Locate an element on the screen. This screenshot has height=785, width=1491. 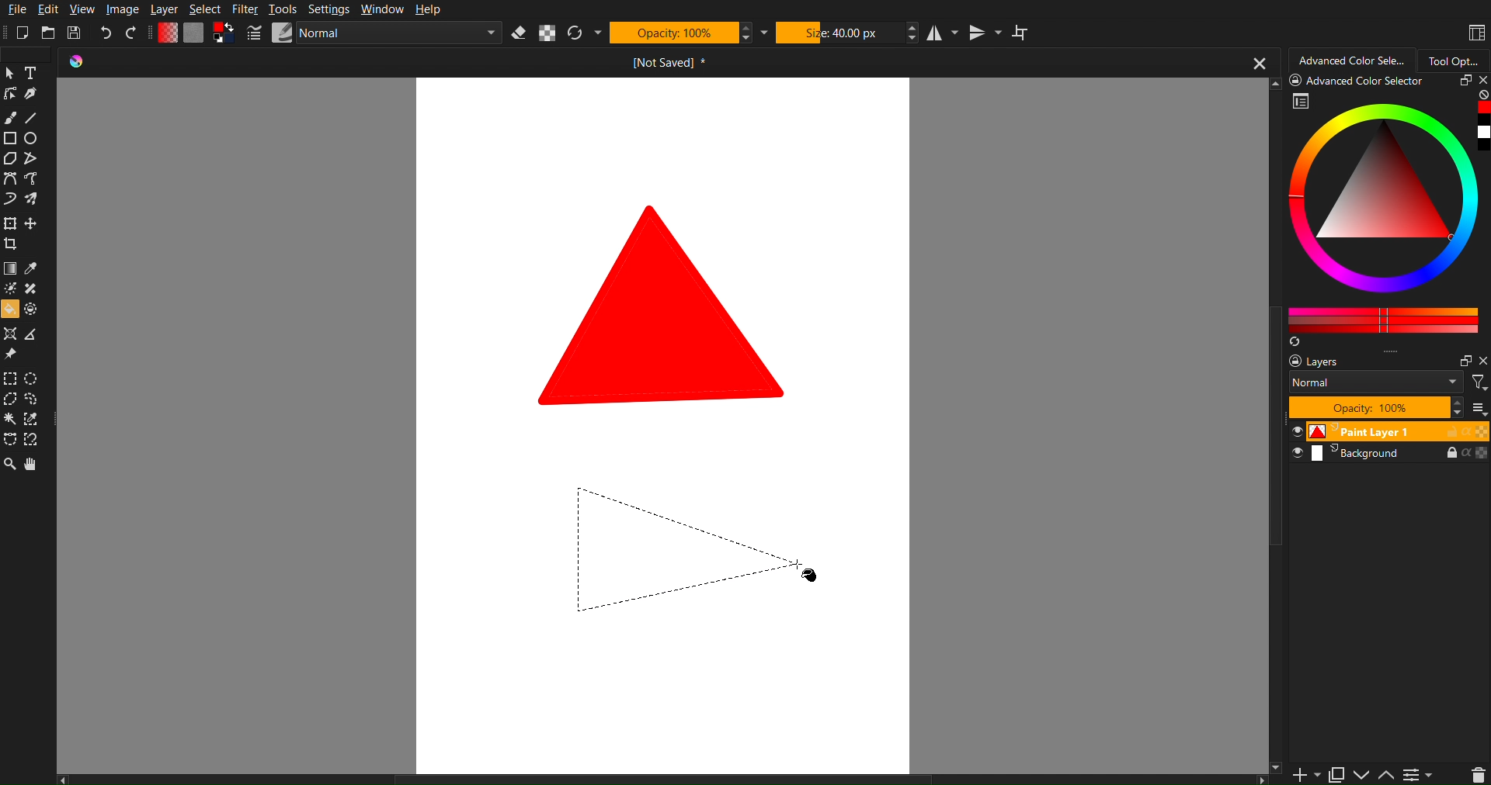
Vertical Scrollbar is located at coordinates (1277, 620).